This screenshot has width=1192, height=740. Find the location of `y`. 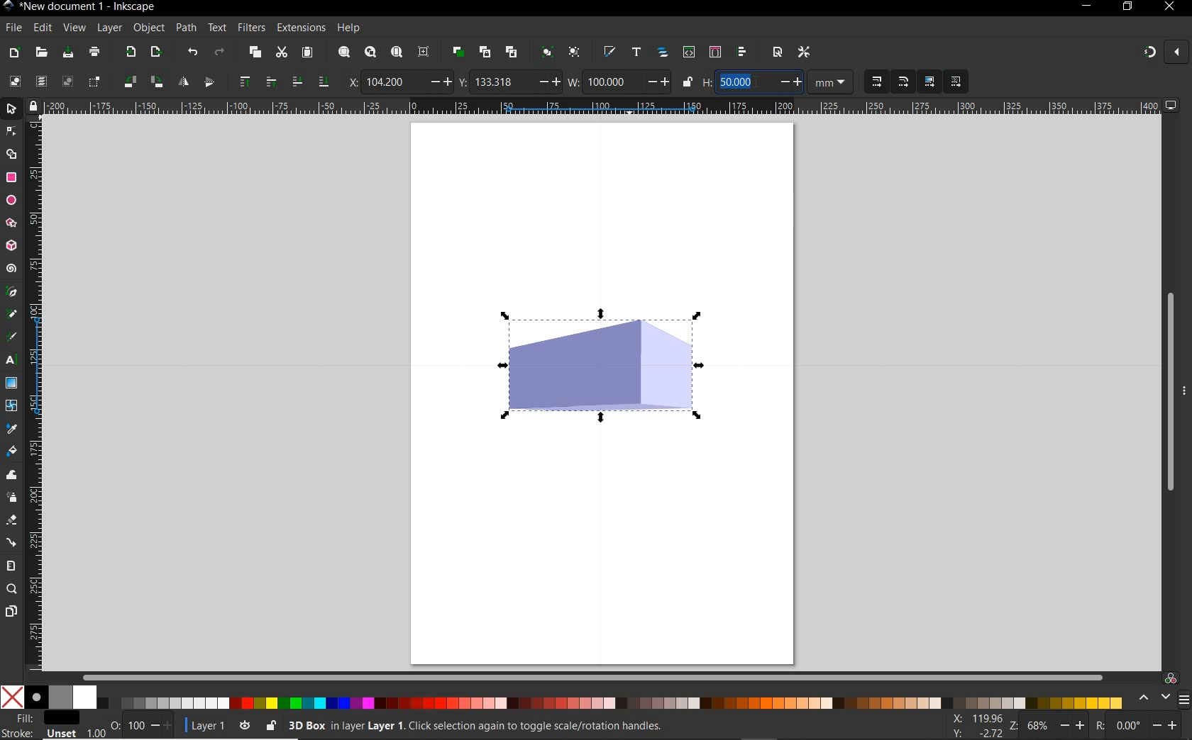

y is located at coordinates (463, 82).